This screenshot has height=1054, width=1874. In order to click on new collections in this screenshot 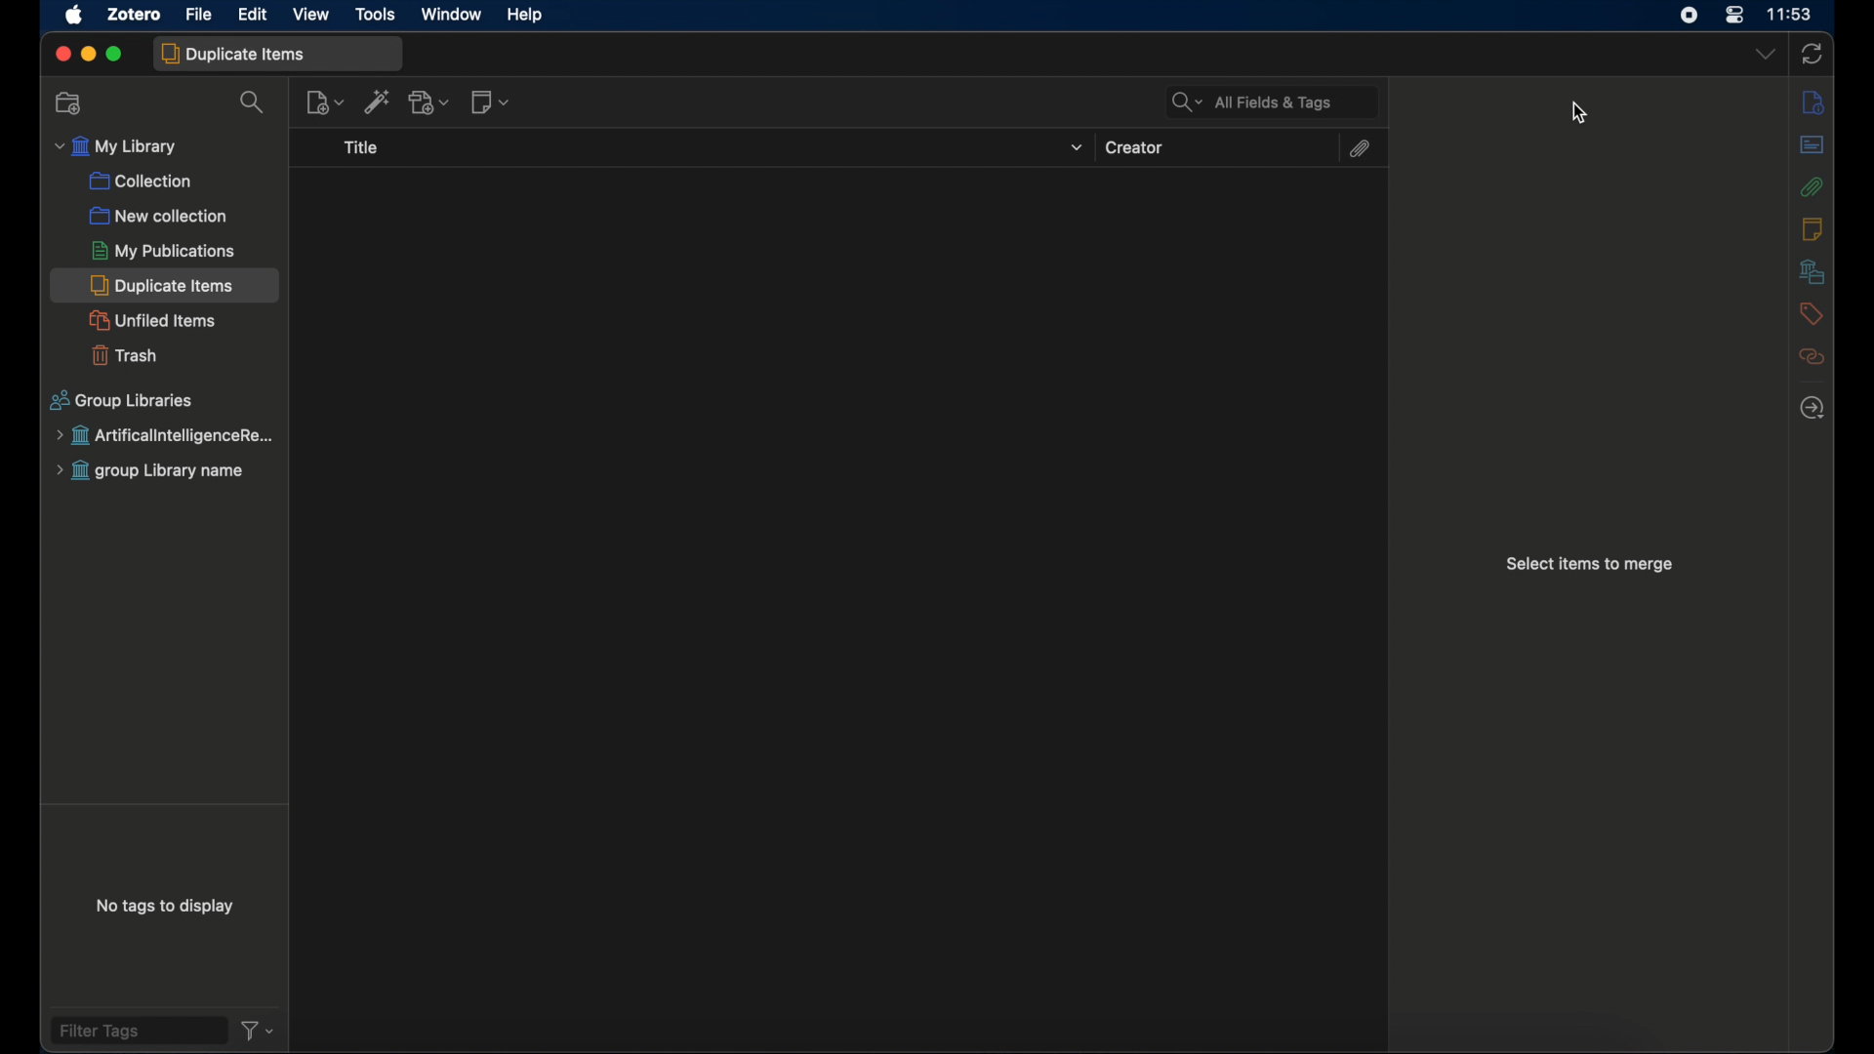, I will do `click(159, 215)`.